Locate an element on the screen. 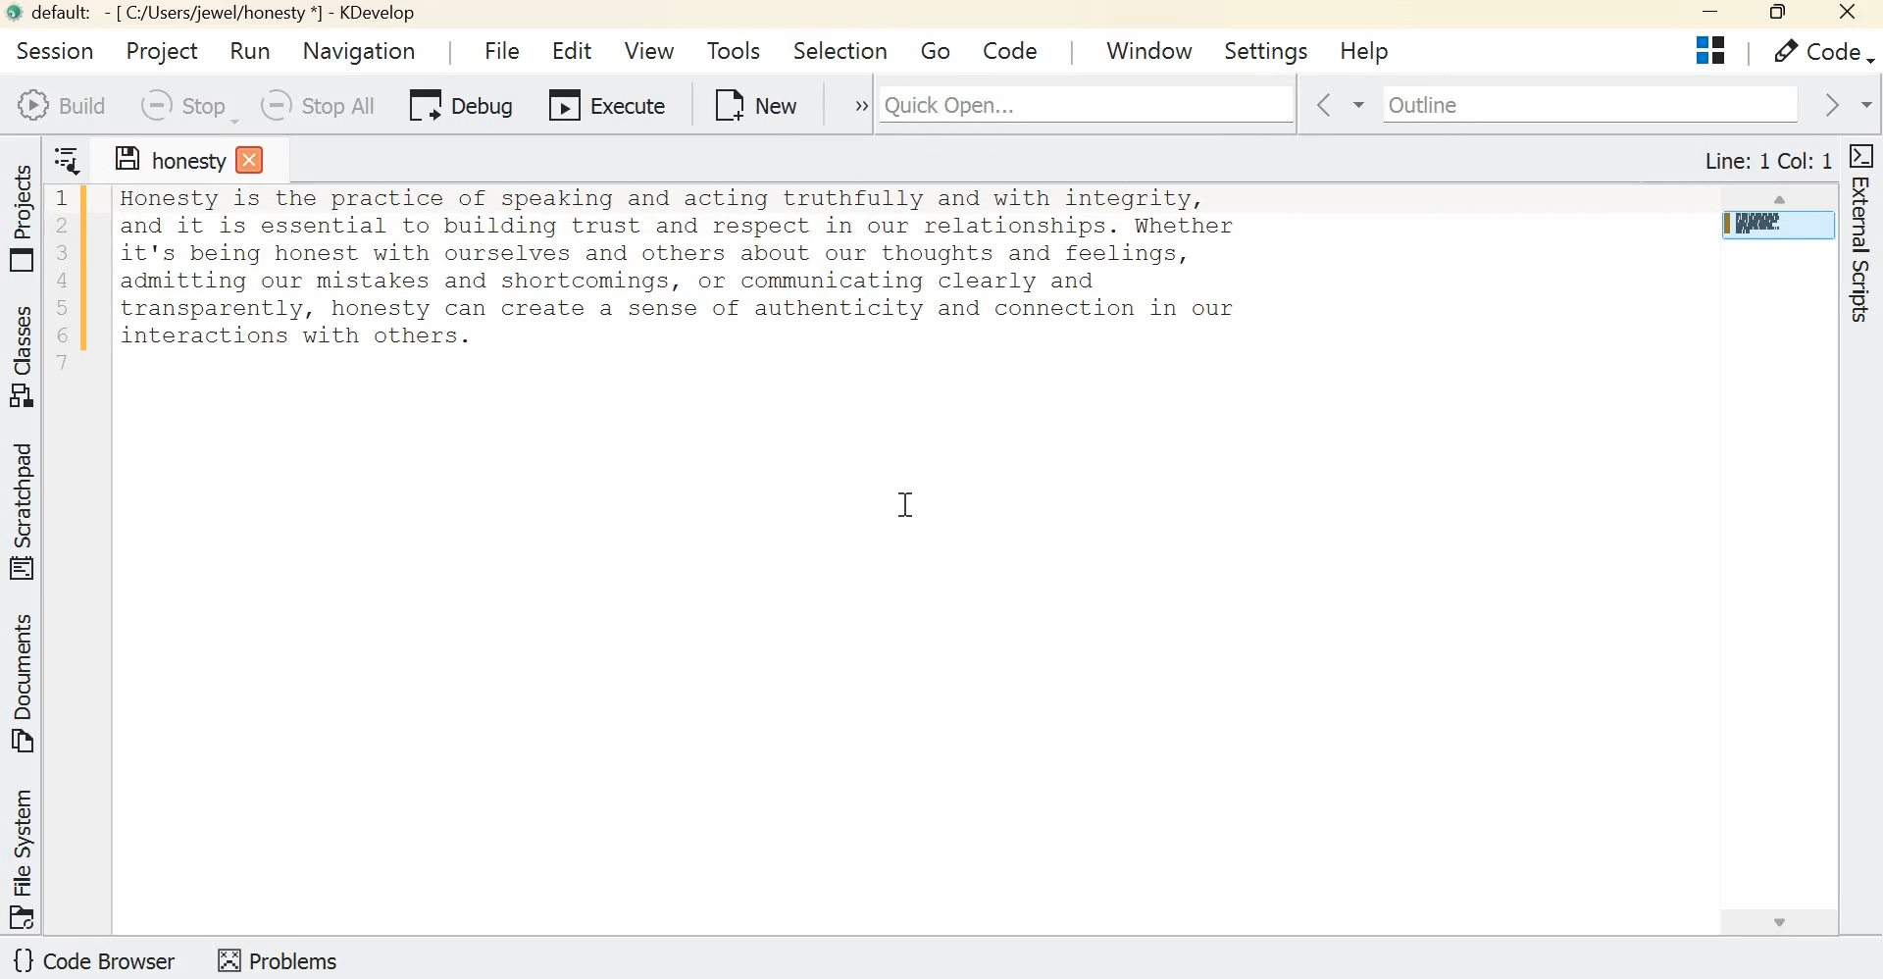 Image resolution: width=1883 pixels, height=979 pixels. Minimize is located at coordinates (1704, 15).